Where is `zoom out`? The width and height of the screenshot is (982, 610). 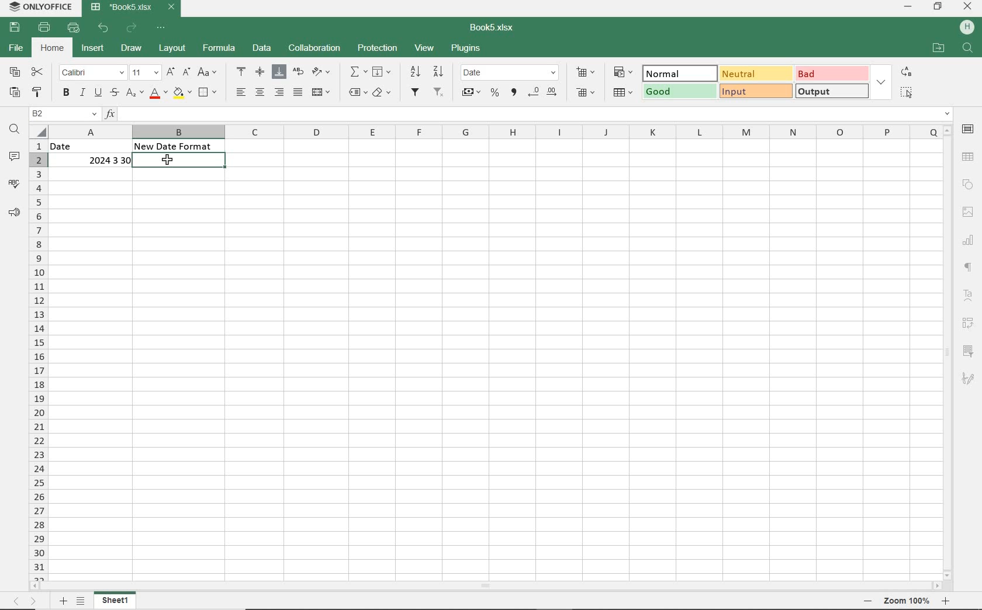
zoom out is located at coordinates (867, 601).